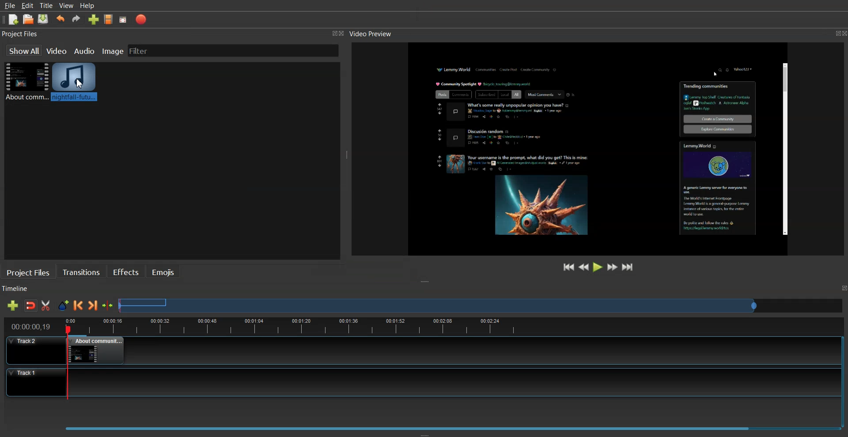  What do you see at coordinates (123, 20) in the screenshot?
I see `Full screen` at bounding box center [123, 20].